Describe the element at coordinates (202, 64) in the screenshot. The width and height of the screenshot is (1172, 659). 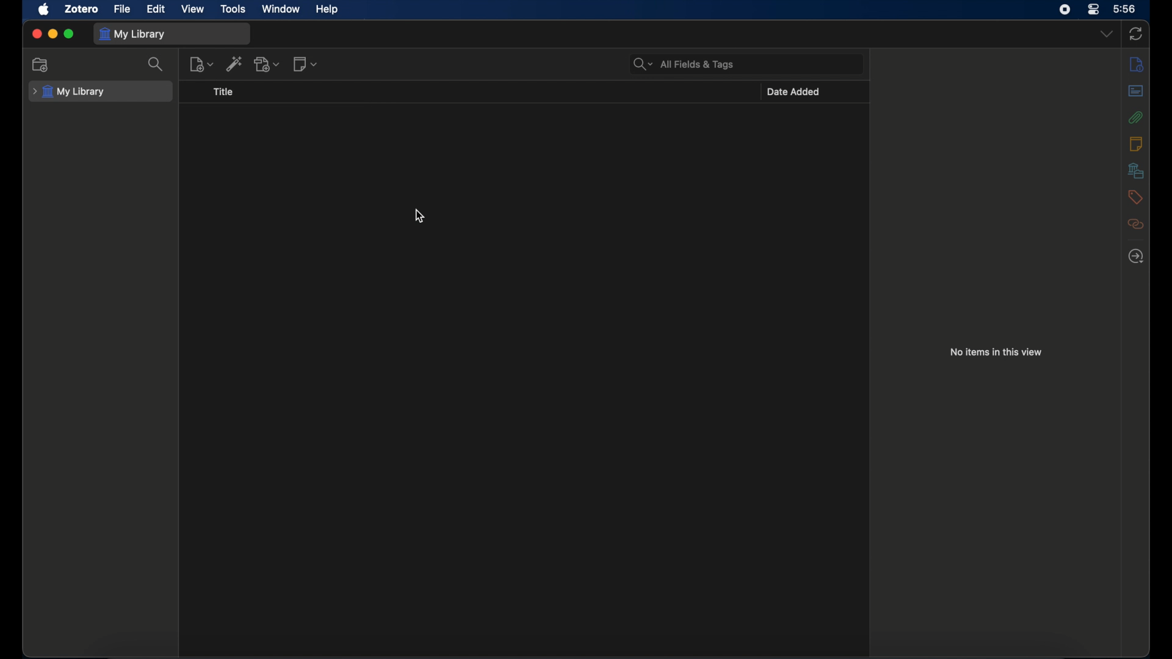
I see `new item` at that location.